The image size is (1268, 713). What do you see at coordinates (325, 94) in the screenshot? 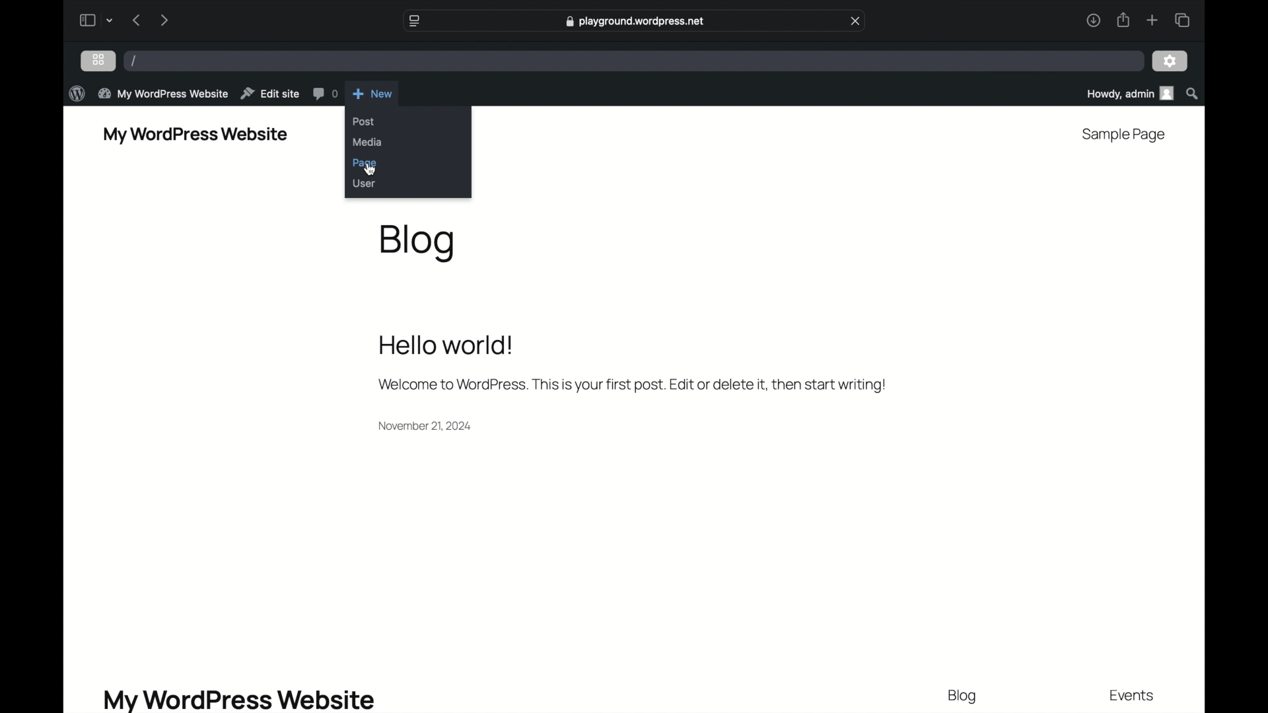
I see `comments` at bounding box center [325, 94].